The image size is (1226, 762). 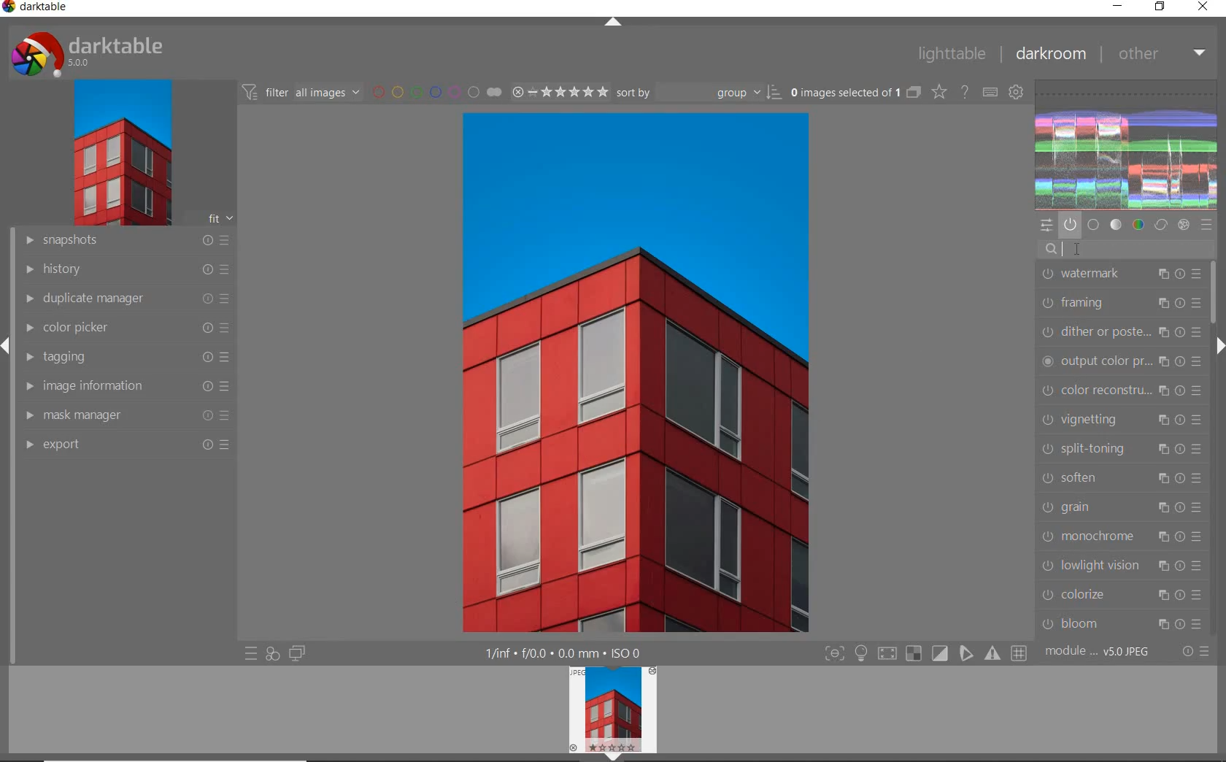 I want to click on other interface detail, so click(x=574, y=653).